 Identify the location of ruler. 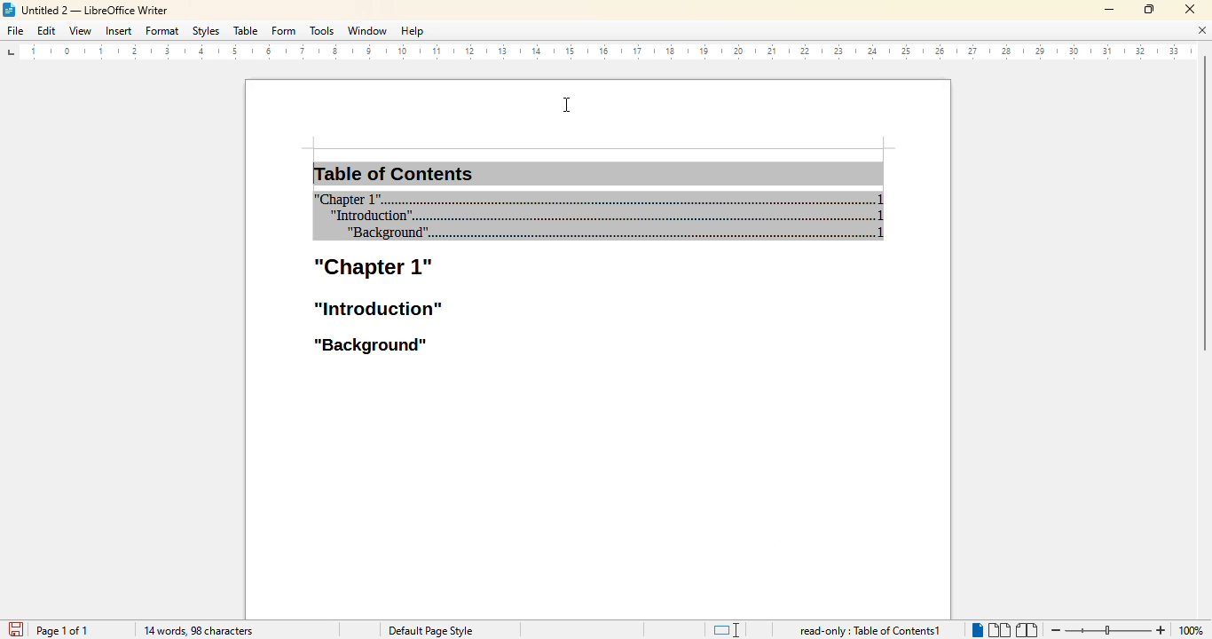
(594, 52).